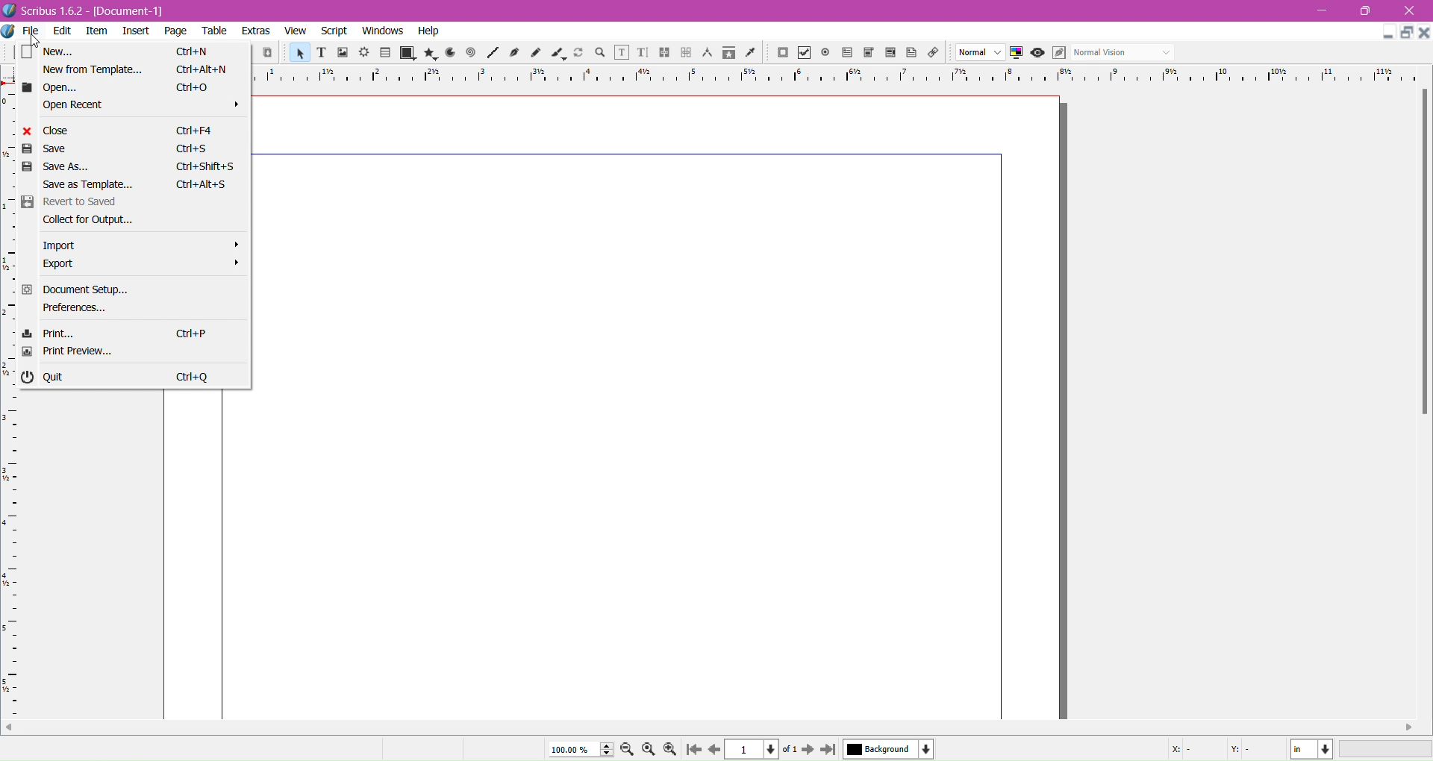 The width and height of the screenshot is (1433, 761). What do you see at coordinates (890, 53) in the screenshot?
I see `PDF List Box` at bounding box center [890, 53].